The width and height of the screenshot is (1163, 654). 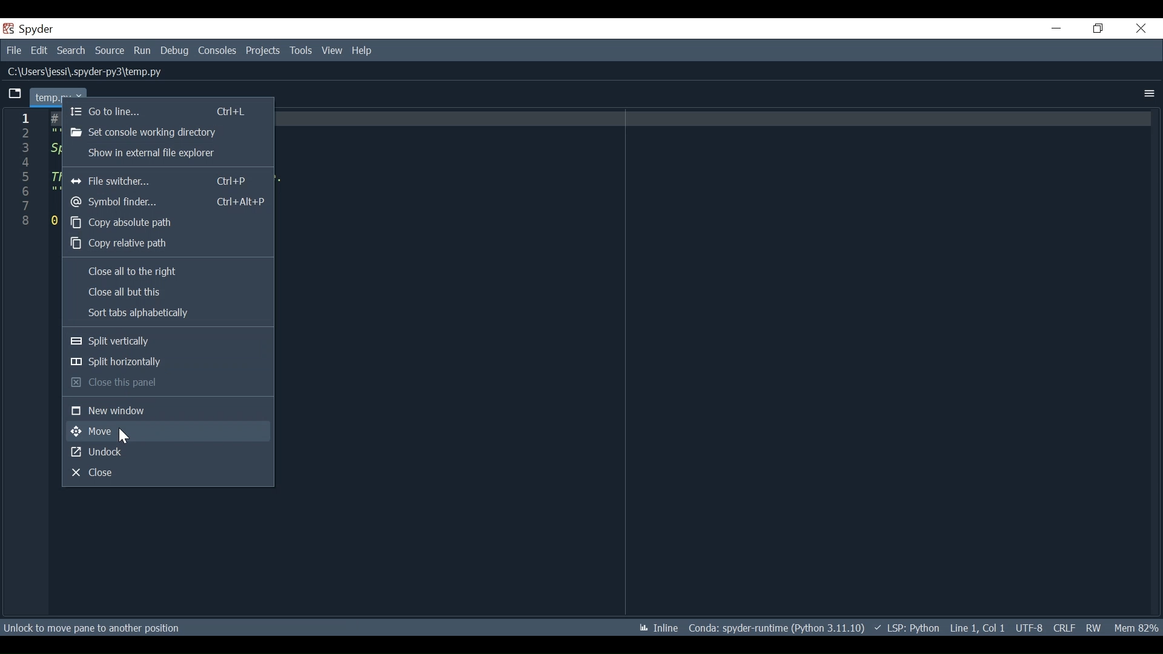 What do you see at coordinates (165, 133) in the screenshot?
I see `Set console working directory` at bounding box center [165, 133].